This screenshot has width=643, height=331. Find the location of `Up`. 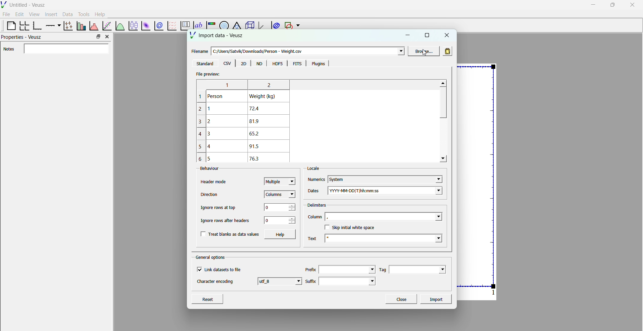

Up is located at coordinates (443, 83).